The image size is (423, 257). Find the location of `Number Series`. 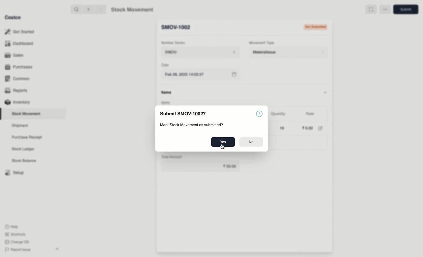

Number Series is located at coordinates (175, 44).